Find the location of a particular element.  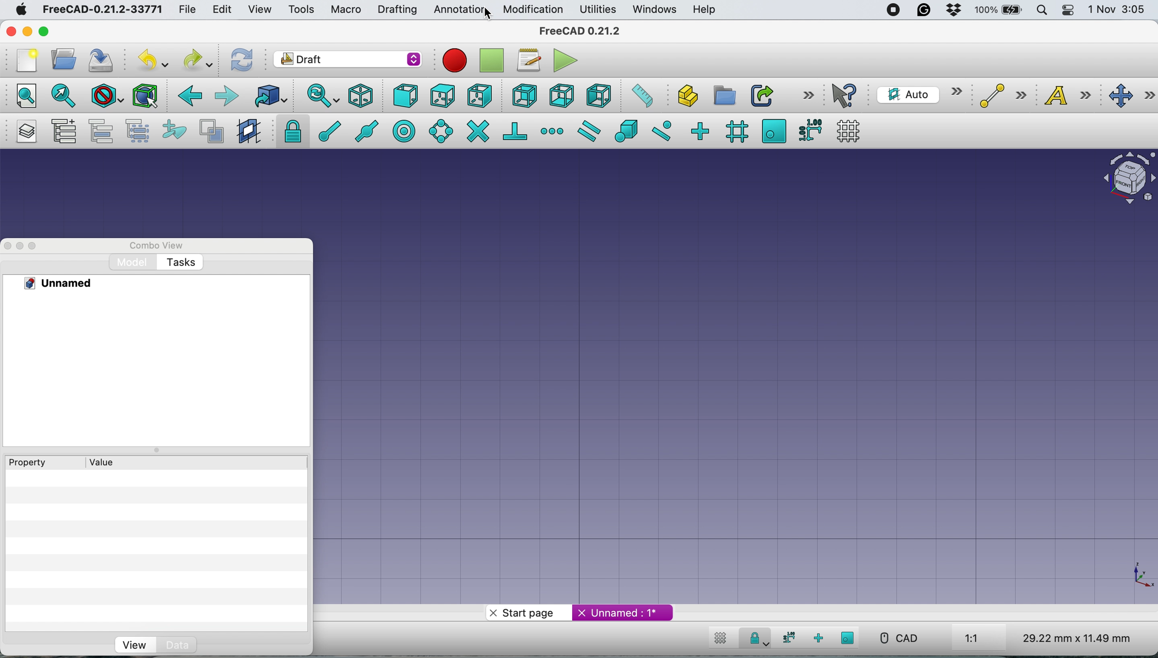

make link is located at coordinates (759, 94).